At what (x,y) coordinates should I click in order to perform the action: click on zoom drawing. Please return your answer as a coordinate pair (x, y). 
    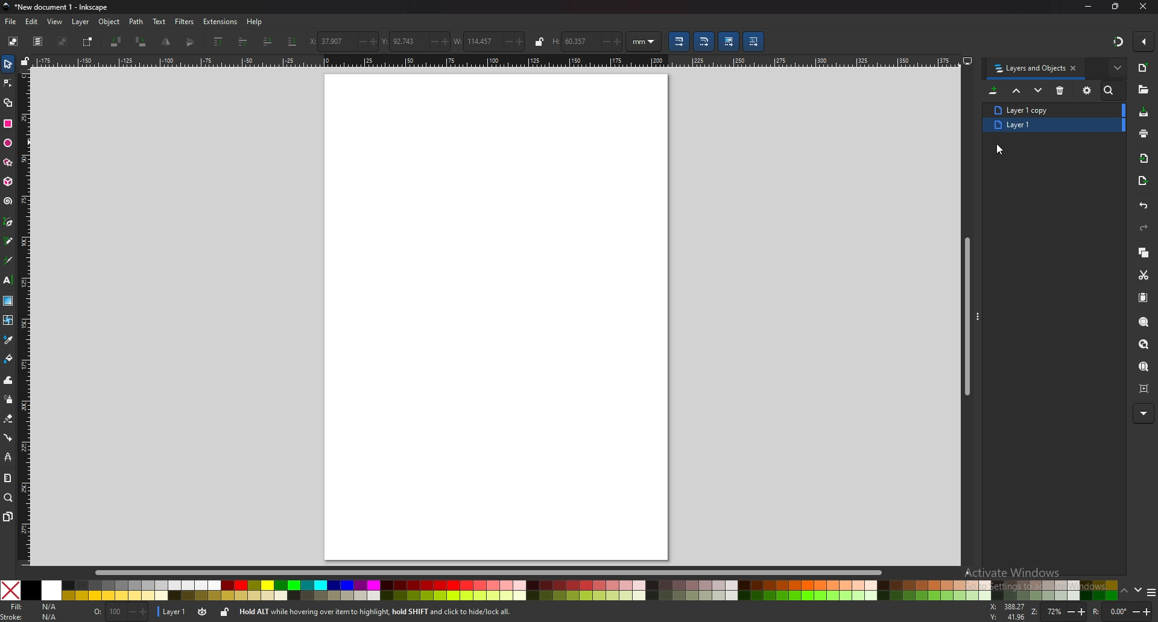
    Looking at the image, I should click on (1144, 344).